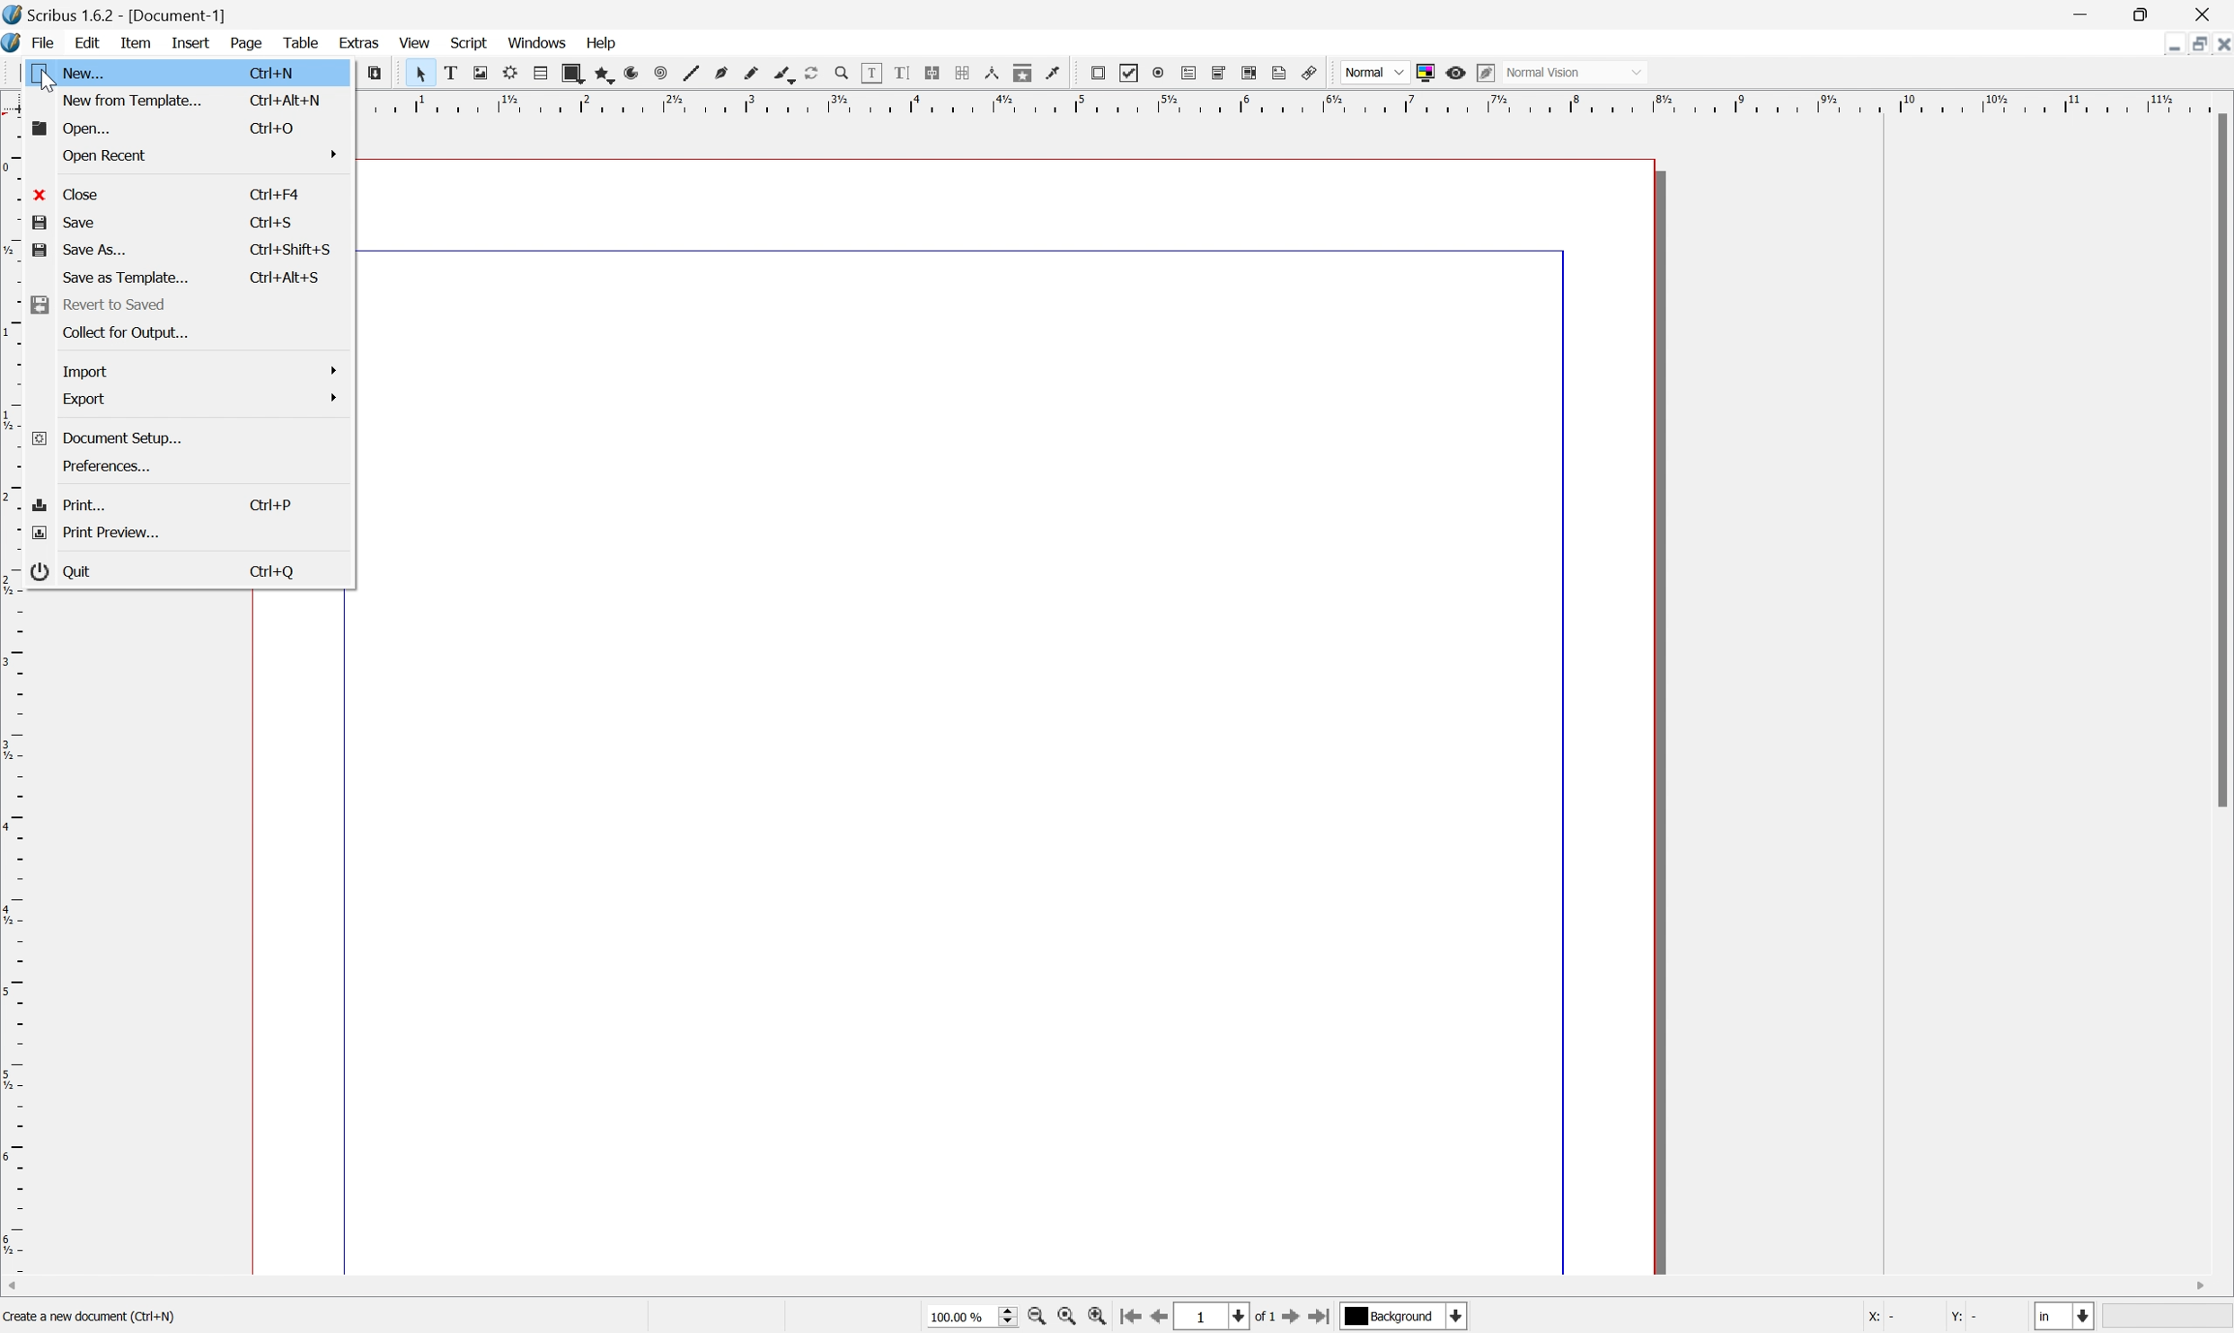 The image size is (2234, 1333). Describe the element at coordinates (14, 45) in the screenshot. I see `Scribus icon` at that location.